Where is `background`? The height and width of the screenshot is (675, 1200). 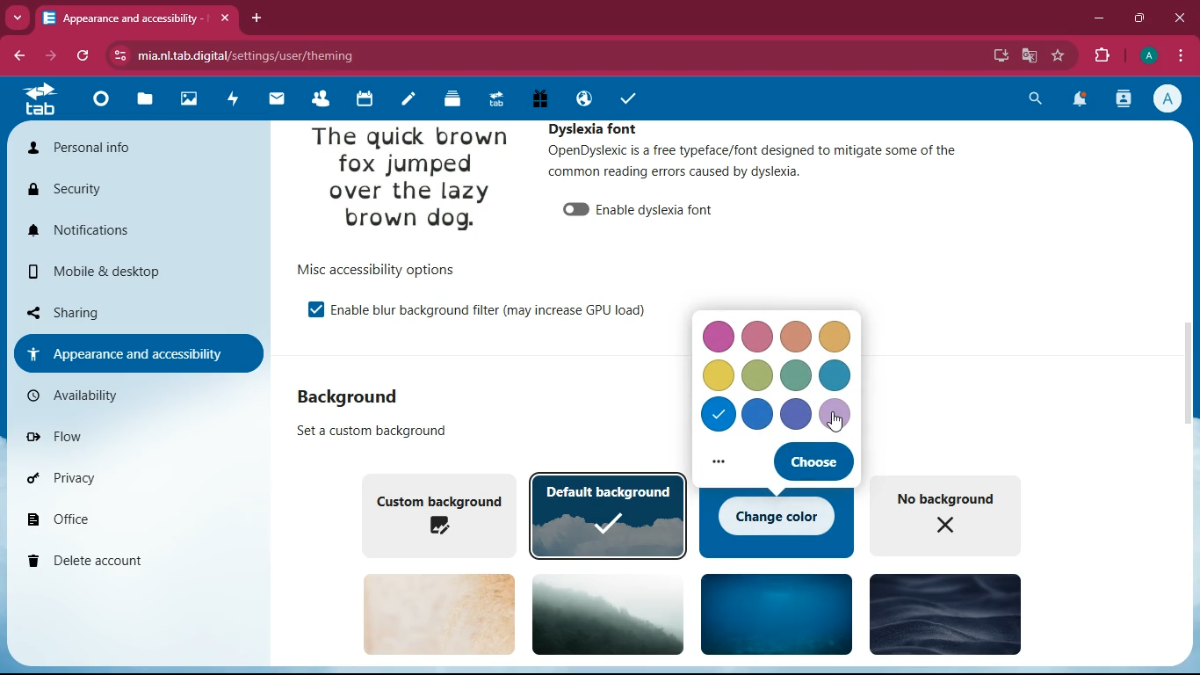
background is located at coordinates (943, 613).